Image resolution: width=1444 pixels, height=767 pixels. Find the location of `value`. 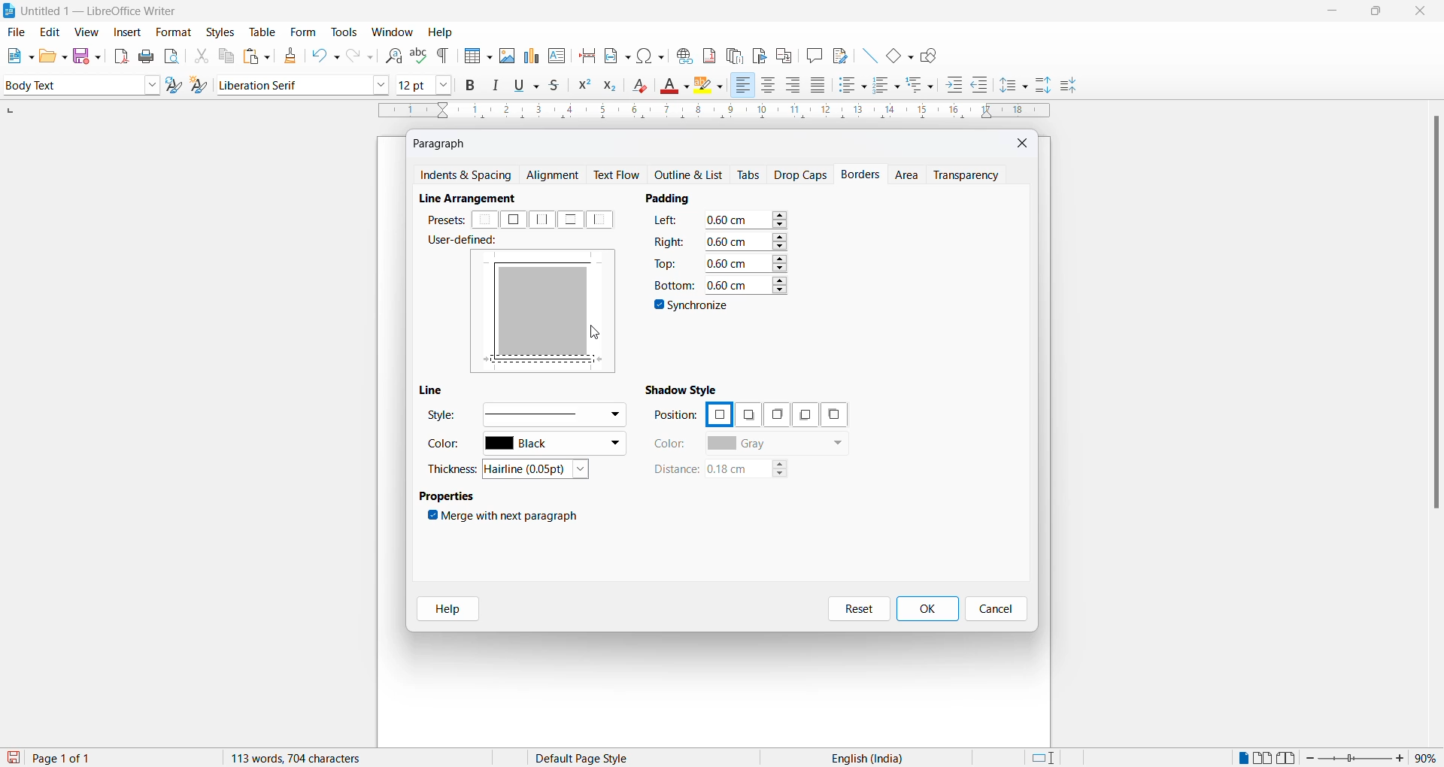

value is located at coordinates (746, 262).